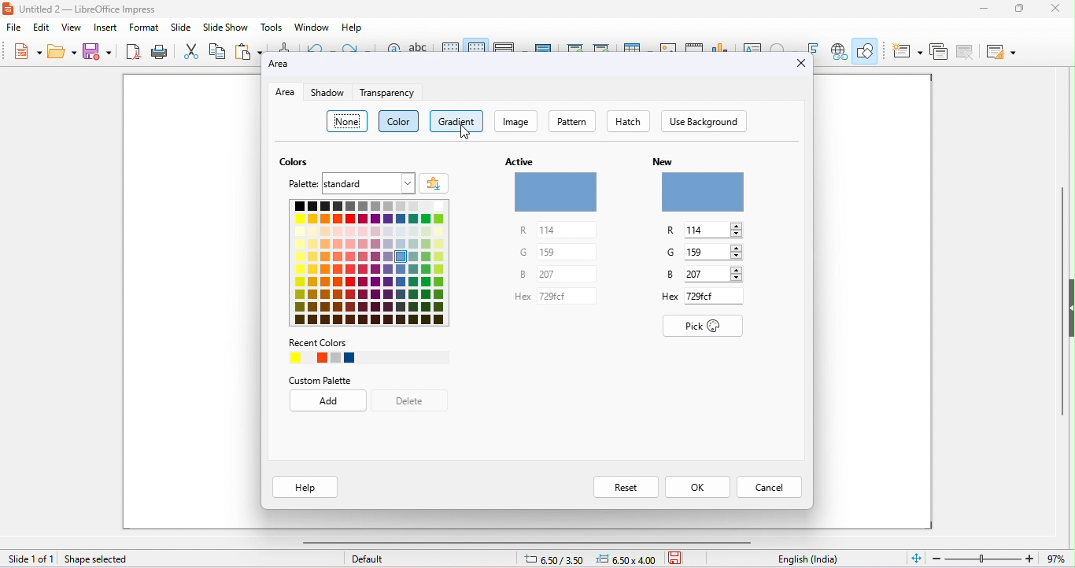 This screenshot has width=1075, height=568. What do you see at coordinates (719, 46) in the screenshot?
I see `insert chart` at bounding box center [719, 46].